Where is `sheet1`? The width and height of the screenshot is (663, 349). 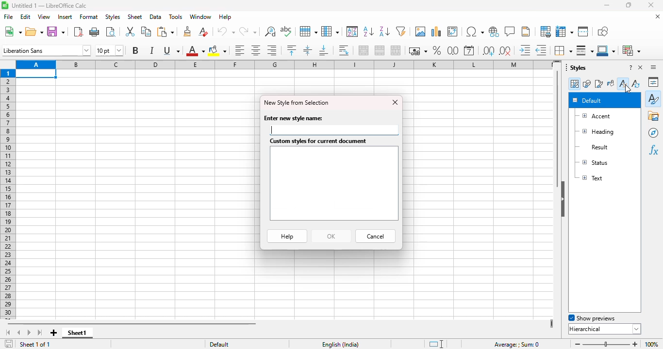 sheet1 is located at coordinates (77, 333).